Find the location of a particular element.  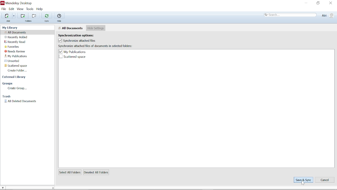

Add is located at coordinates (9, 22).